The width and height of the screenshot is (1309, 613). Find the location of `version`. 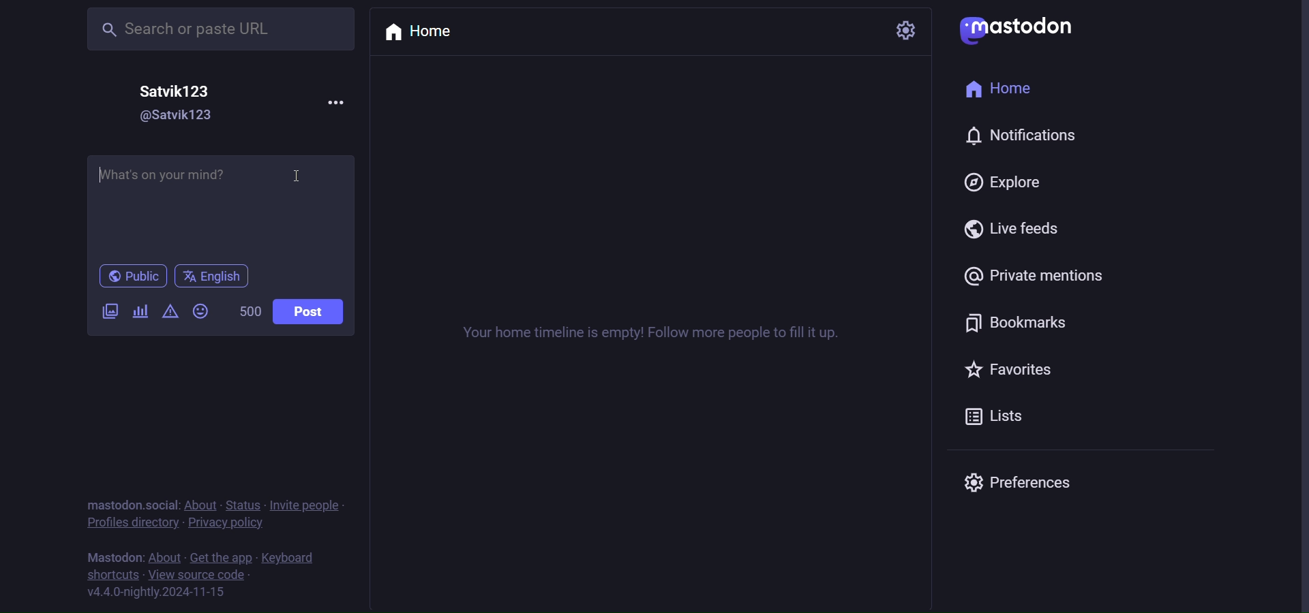

version is located at coordinates (156, 593).